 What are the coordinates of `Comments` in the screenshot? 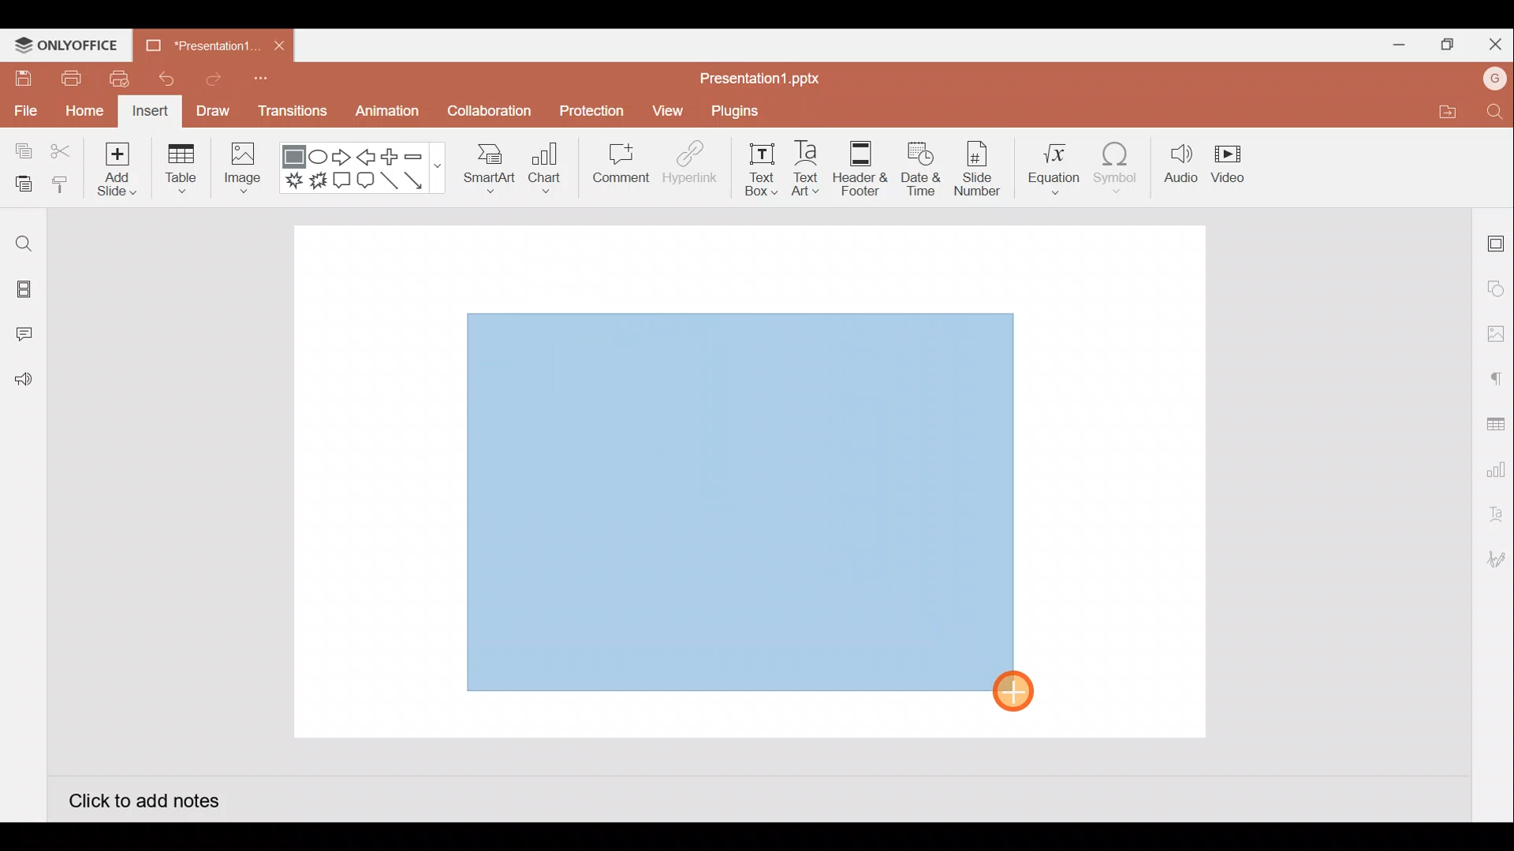 It's located at (28, 336).